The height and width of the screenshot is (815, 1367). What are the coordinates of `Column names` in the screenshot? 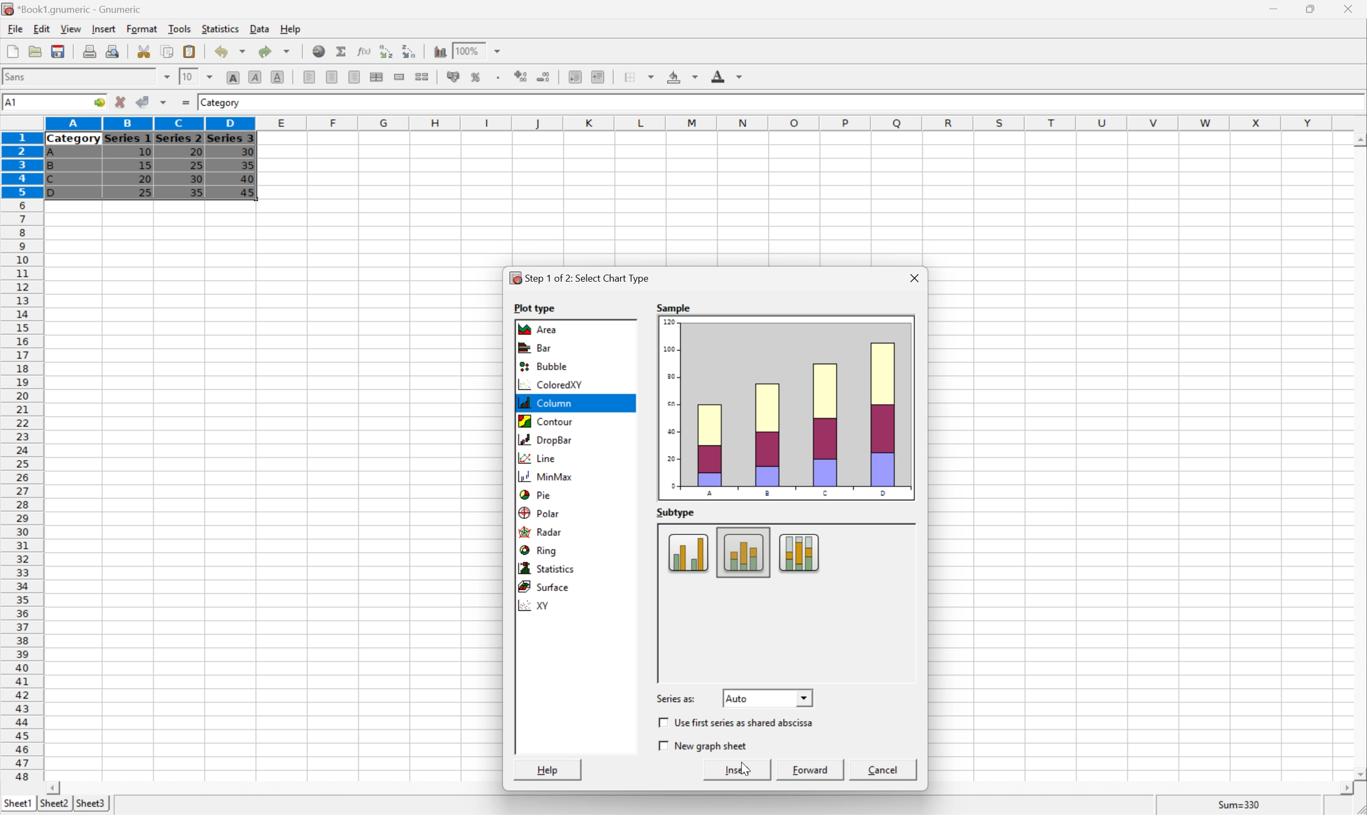 It's located at (692, 125).